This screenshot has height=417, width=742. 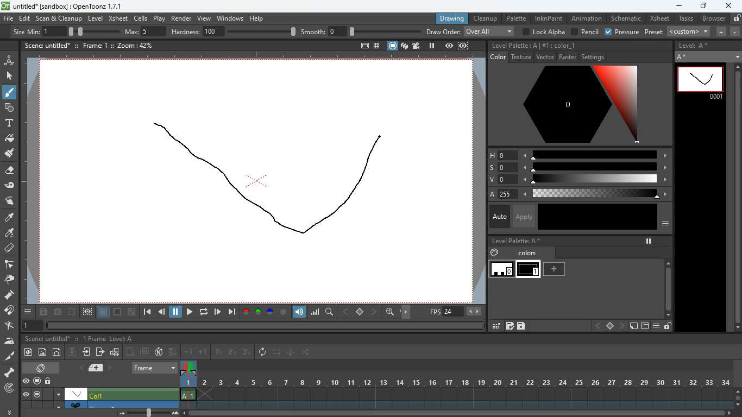 What do you see at coordinates (393, 46) in the screenshot?
I see `screen` at bounding box center [393, 46].